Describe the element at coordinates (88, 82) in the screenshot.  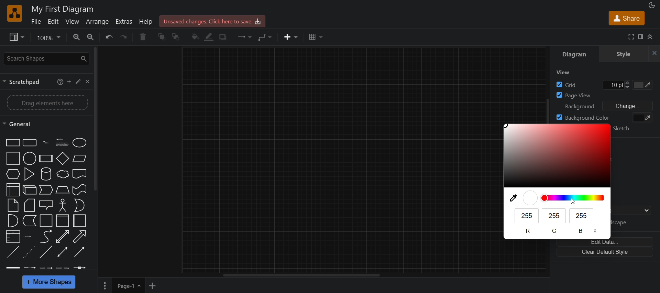
I see `close` at that location.